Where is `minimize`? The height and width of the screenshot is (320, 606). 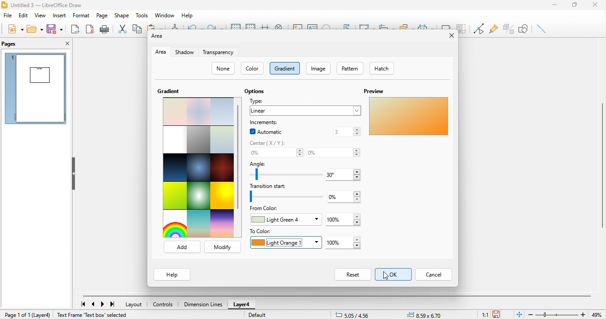
minimize is located at coordinates (556, 5).